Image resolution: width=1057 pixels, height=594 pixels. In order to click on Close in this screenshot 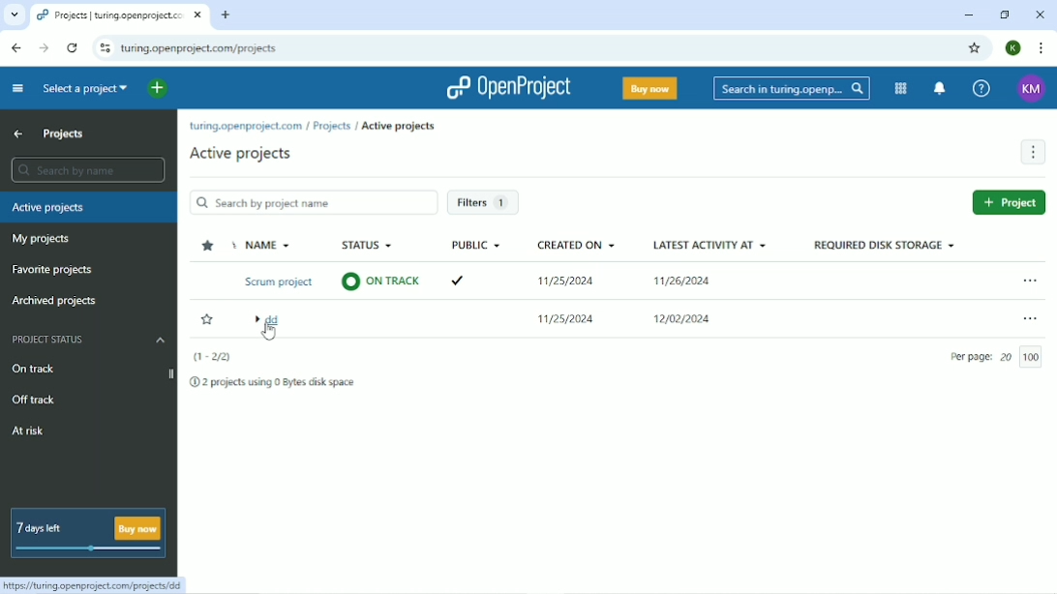, I will do `click(1038, 15)`.